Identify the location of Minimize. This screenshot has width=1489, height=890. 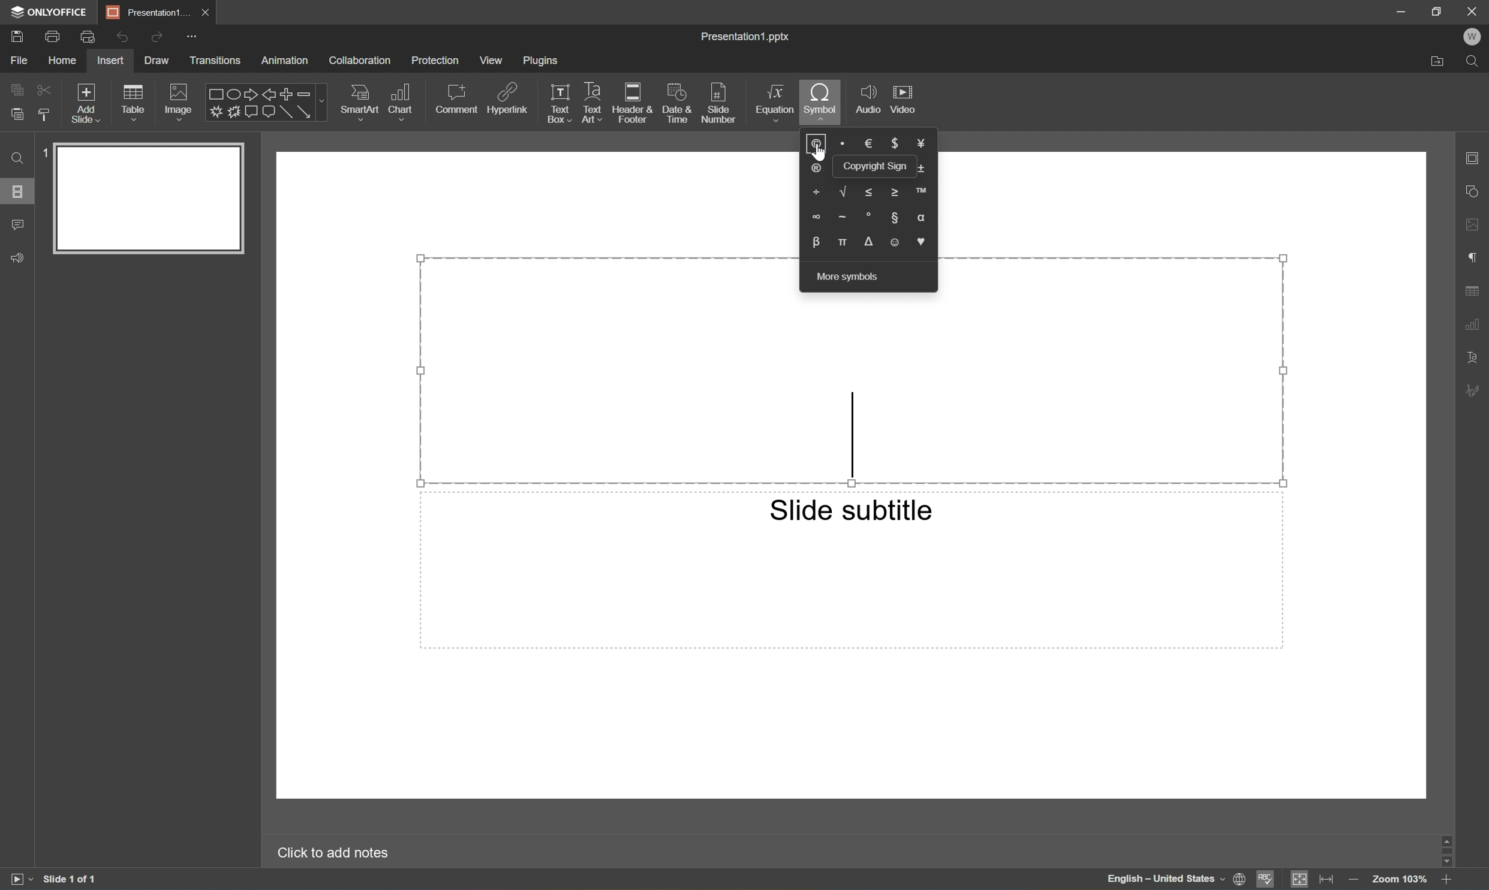
(1400, 10).